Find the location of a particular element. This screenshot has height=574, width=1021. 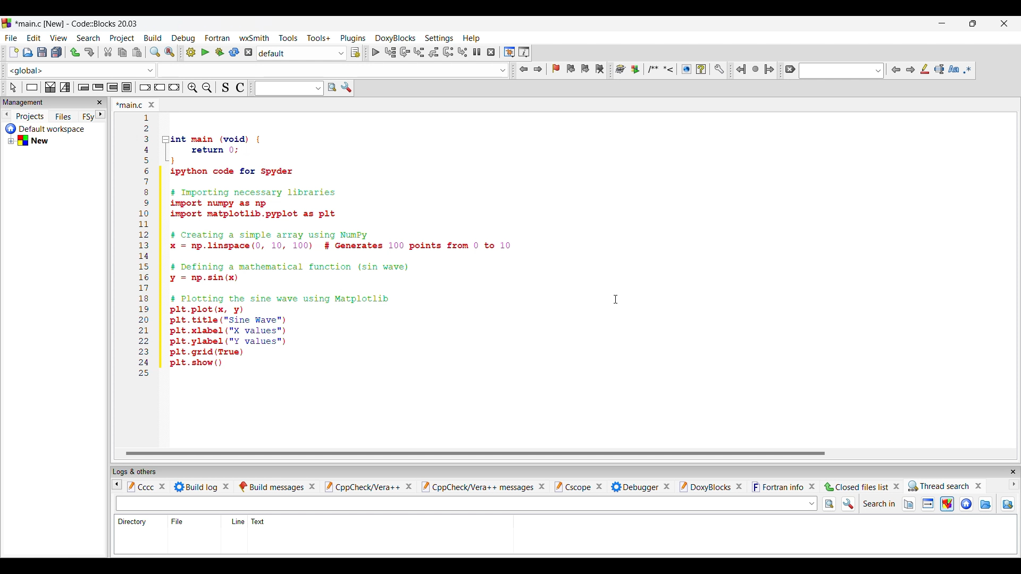

Plugins menu is located at coordinates (354, 37).